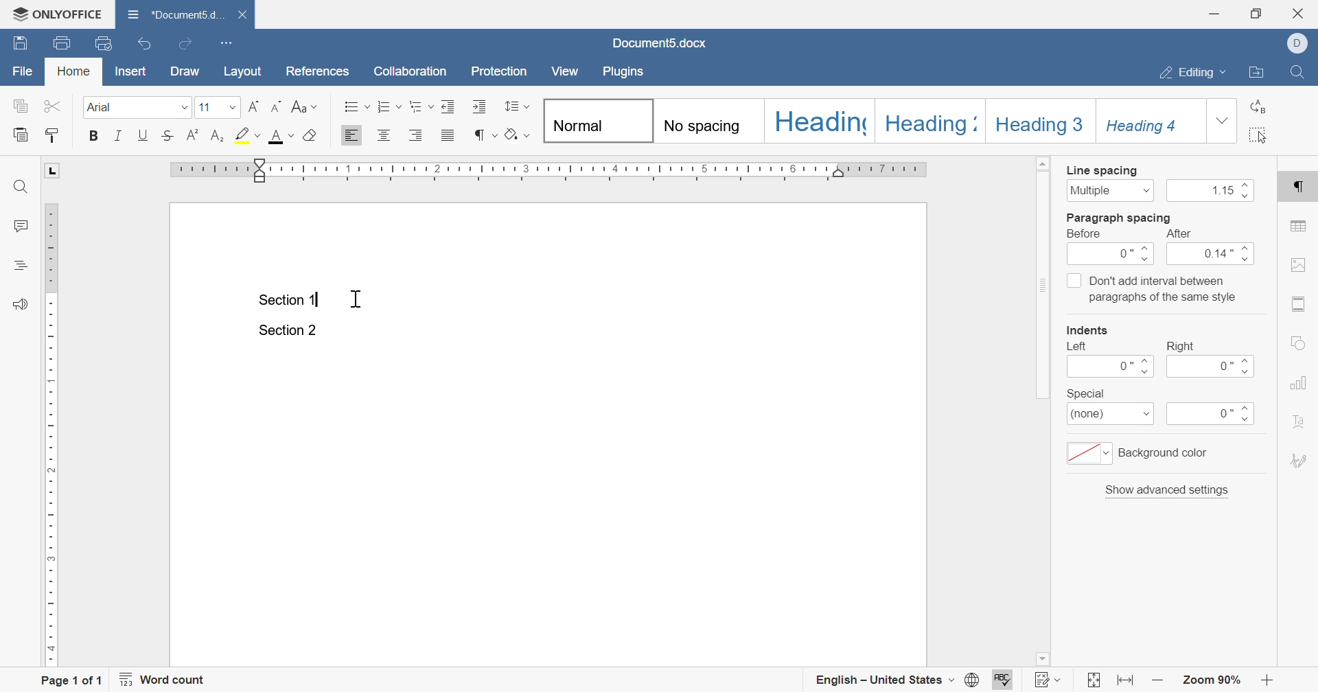  What do you see at coordinates (1192, 75) in the screenshot?
I see `editing` at bounding box center [1192, 75].